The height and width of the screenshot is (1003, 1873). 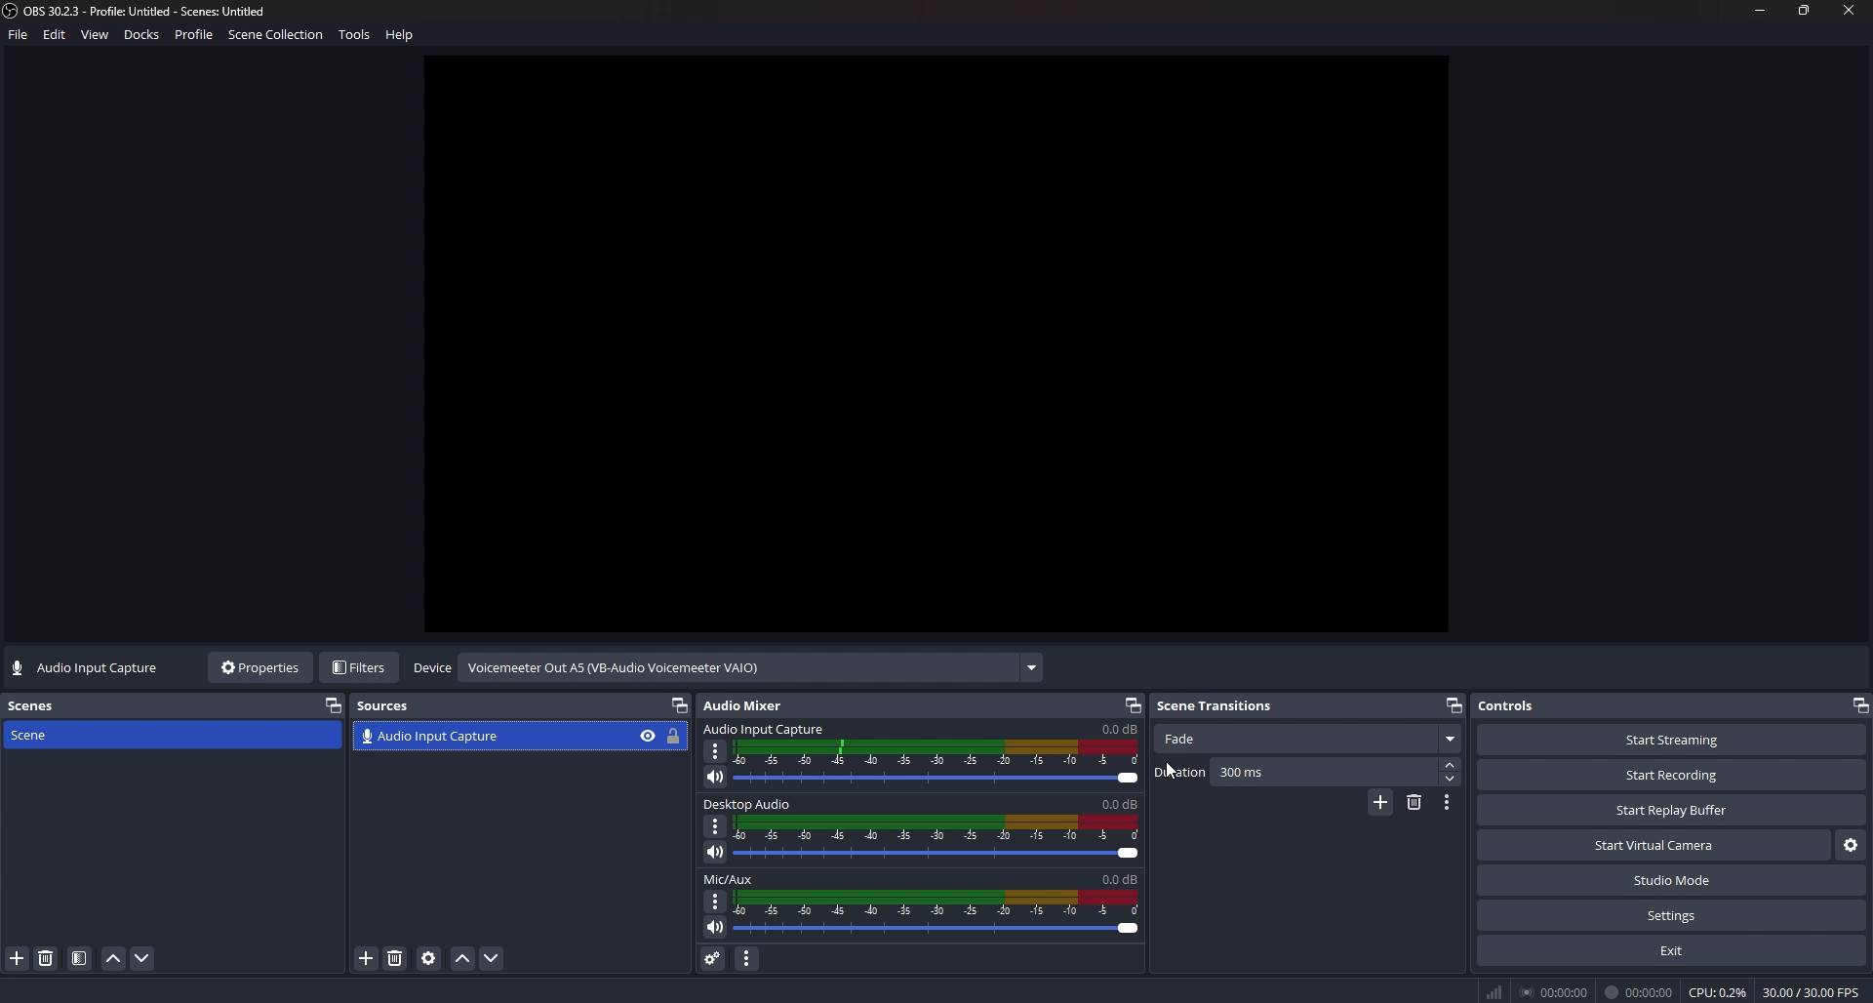 I want to click on ok, so click(x=736, y=877).